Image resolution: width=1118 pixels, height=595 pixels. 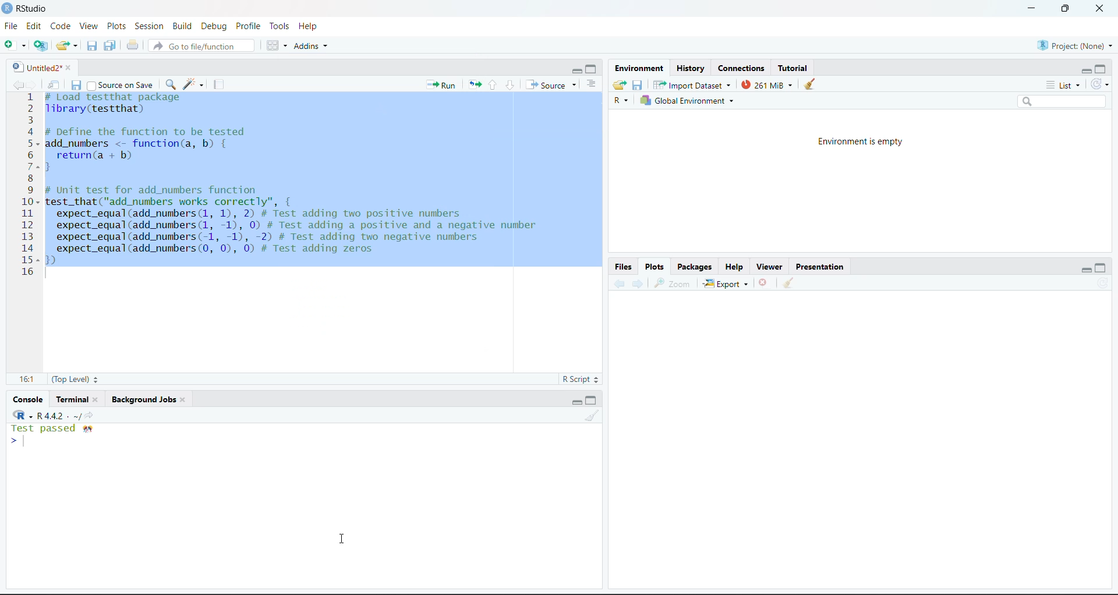 What do you see at coordinates (33, 26) in the screenshot?
I see `Edit` at bounding box center [33, 26].